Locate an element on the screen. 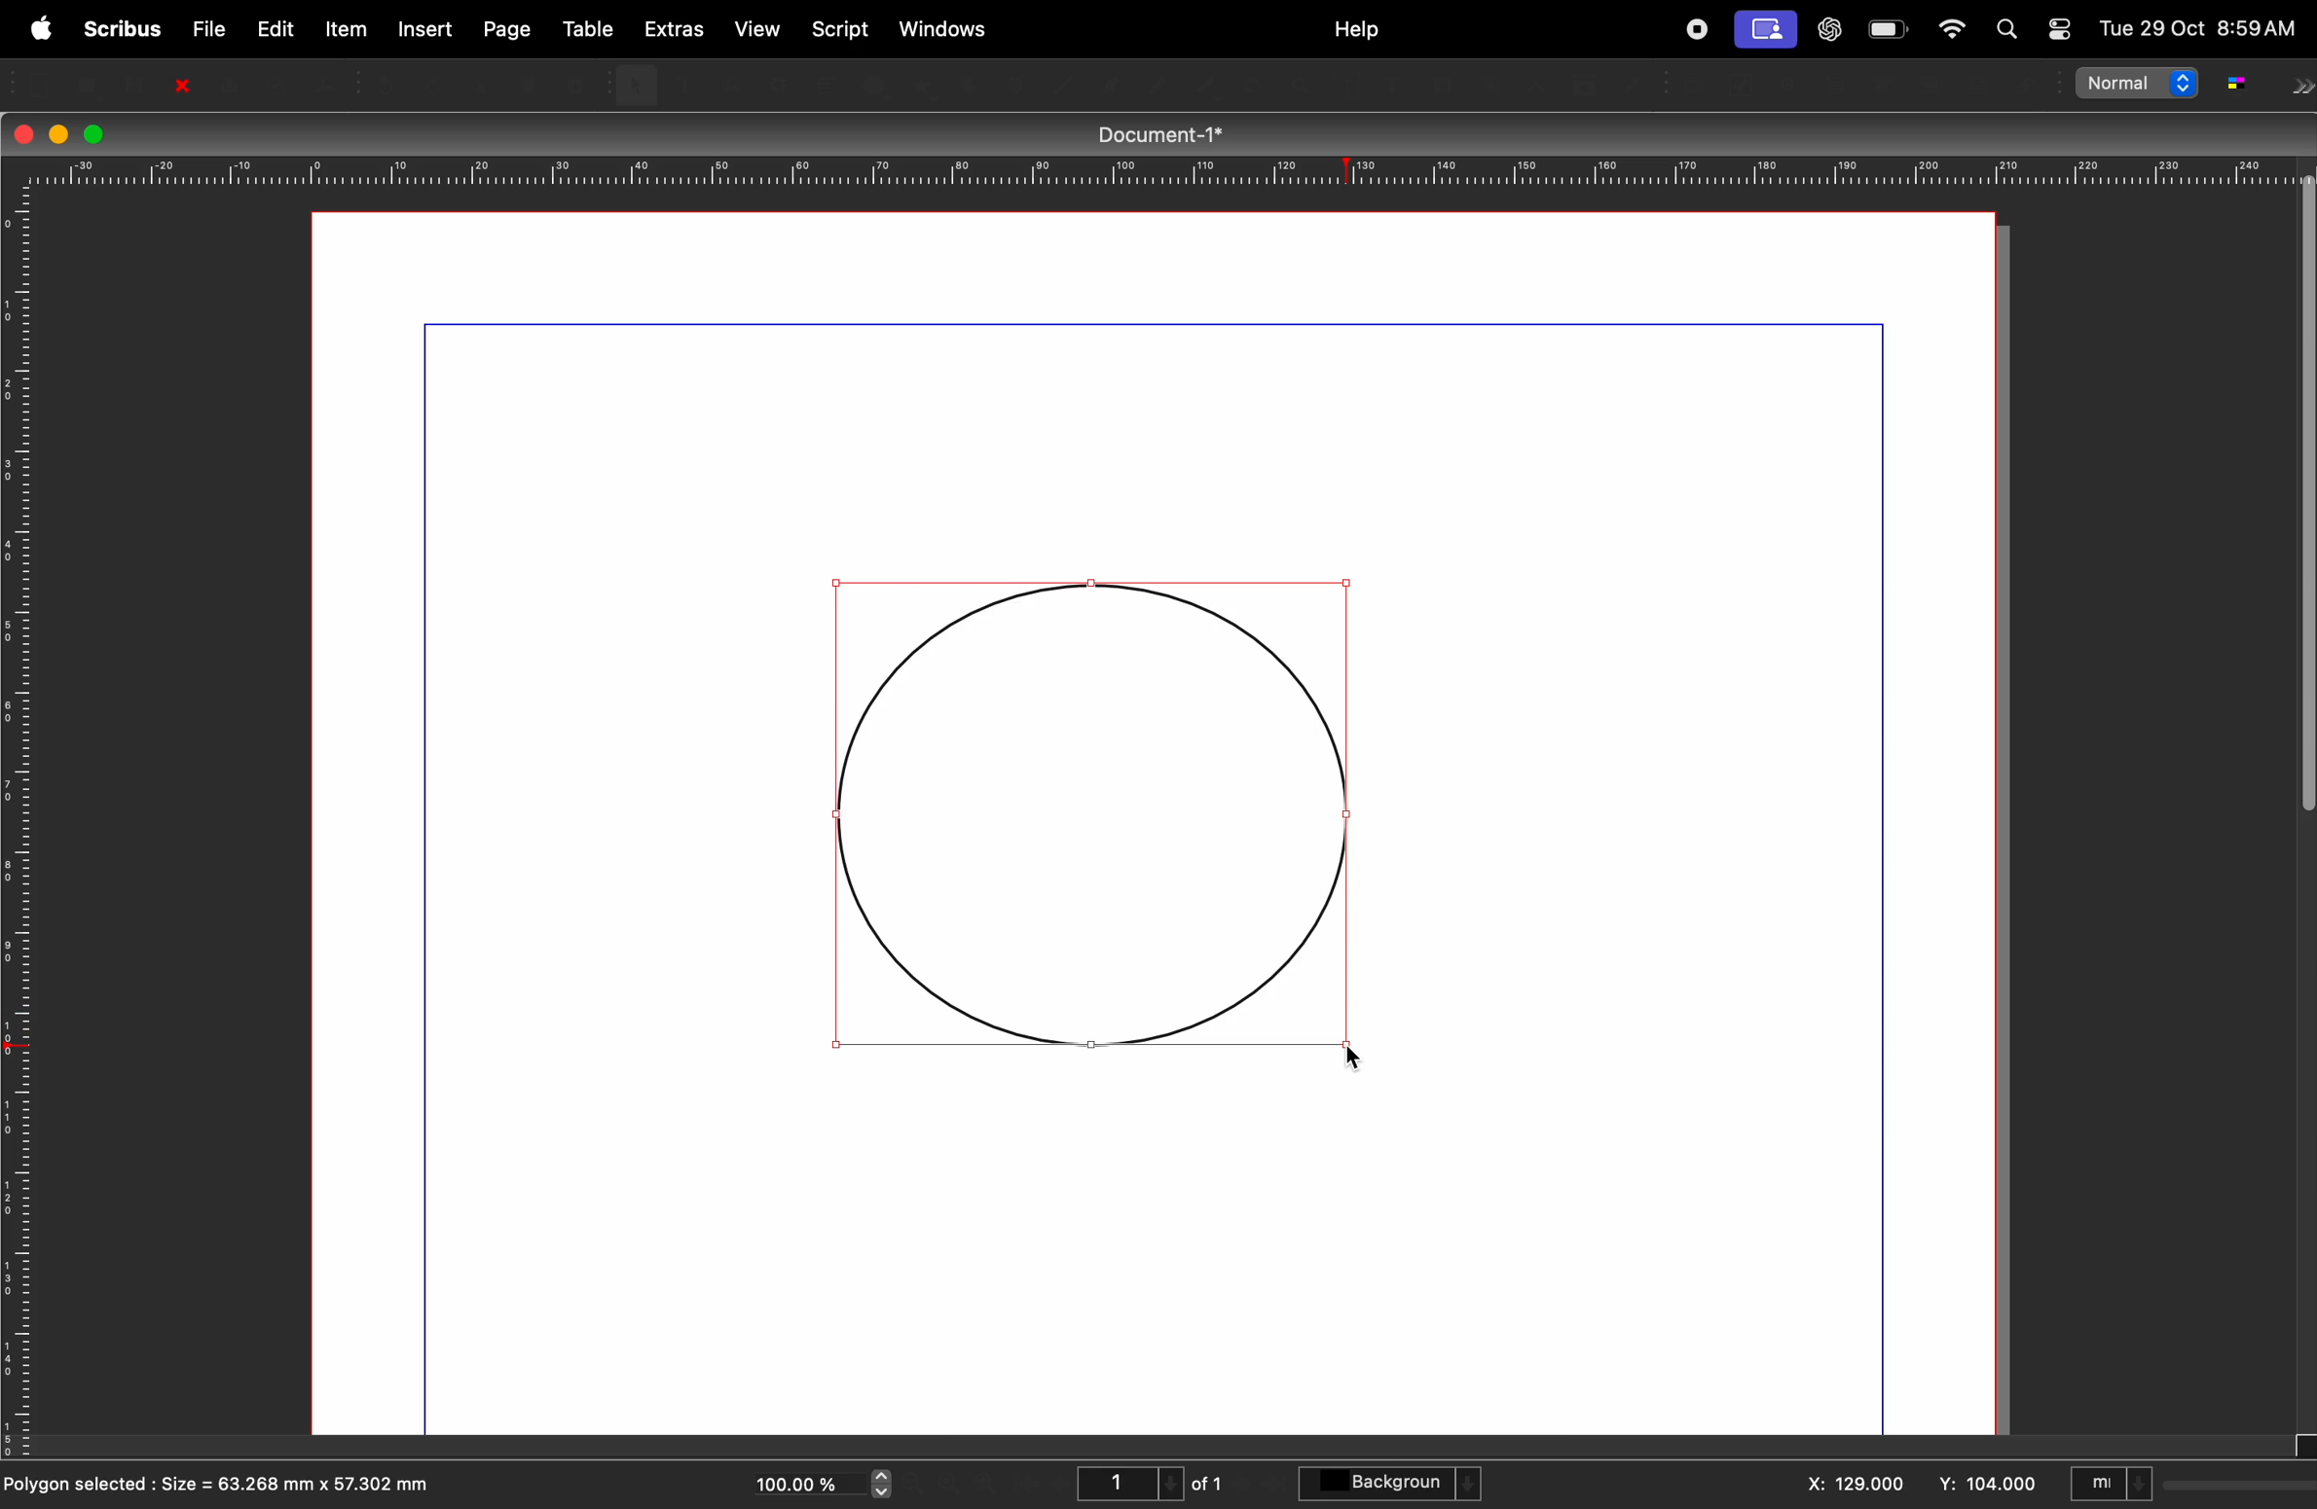 The height and width of the screenshot is (1509, 2317). PDF checkbox is located at coordinates (1745, 85).